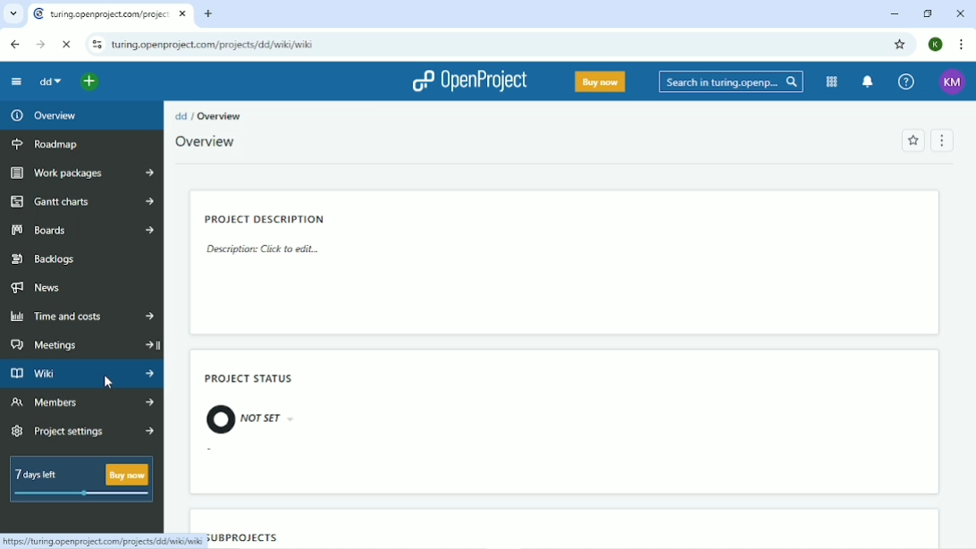 Image resolution: width=976 pixels, height=549 pixels. What do you see at coordinates (251, 403) in the screenshot?
I see `Project status` at bounding box center [251, 403].